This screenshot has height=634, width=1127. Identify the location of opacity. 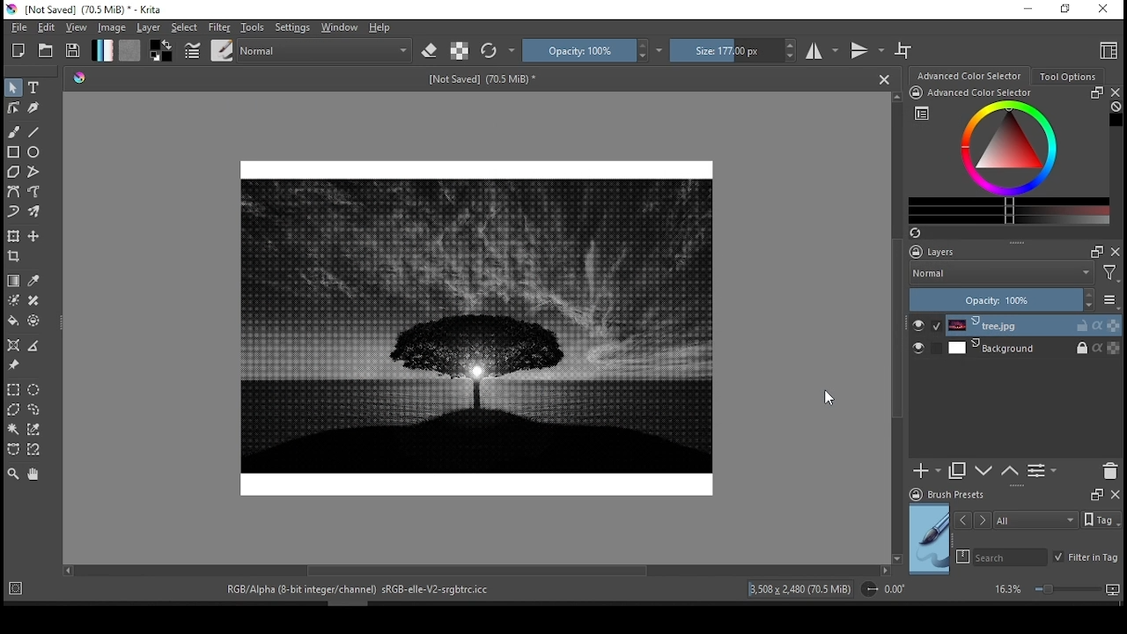
(1000, 299).